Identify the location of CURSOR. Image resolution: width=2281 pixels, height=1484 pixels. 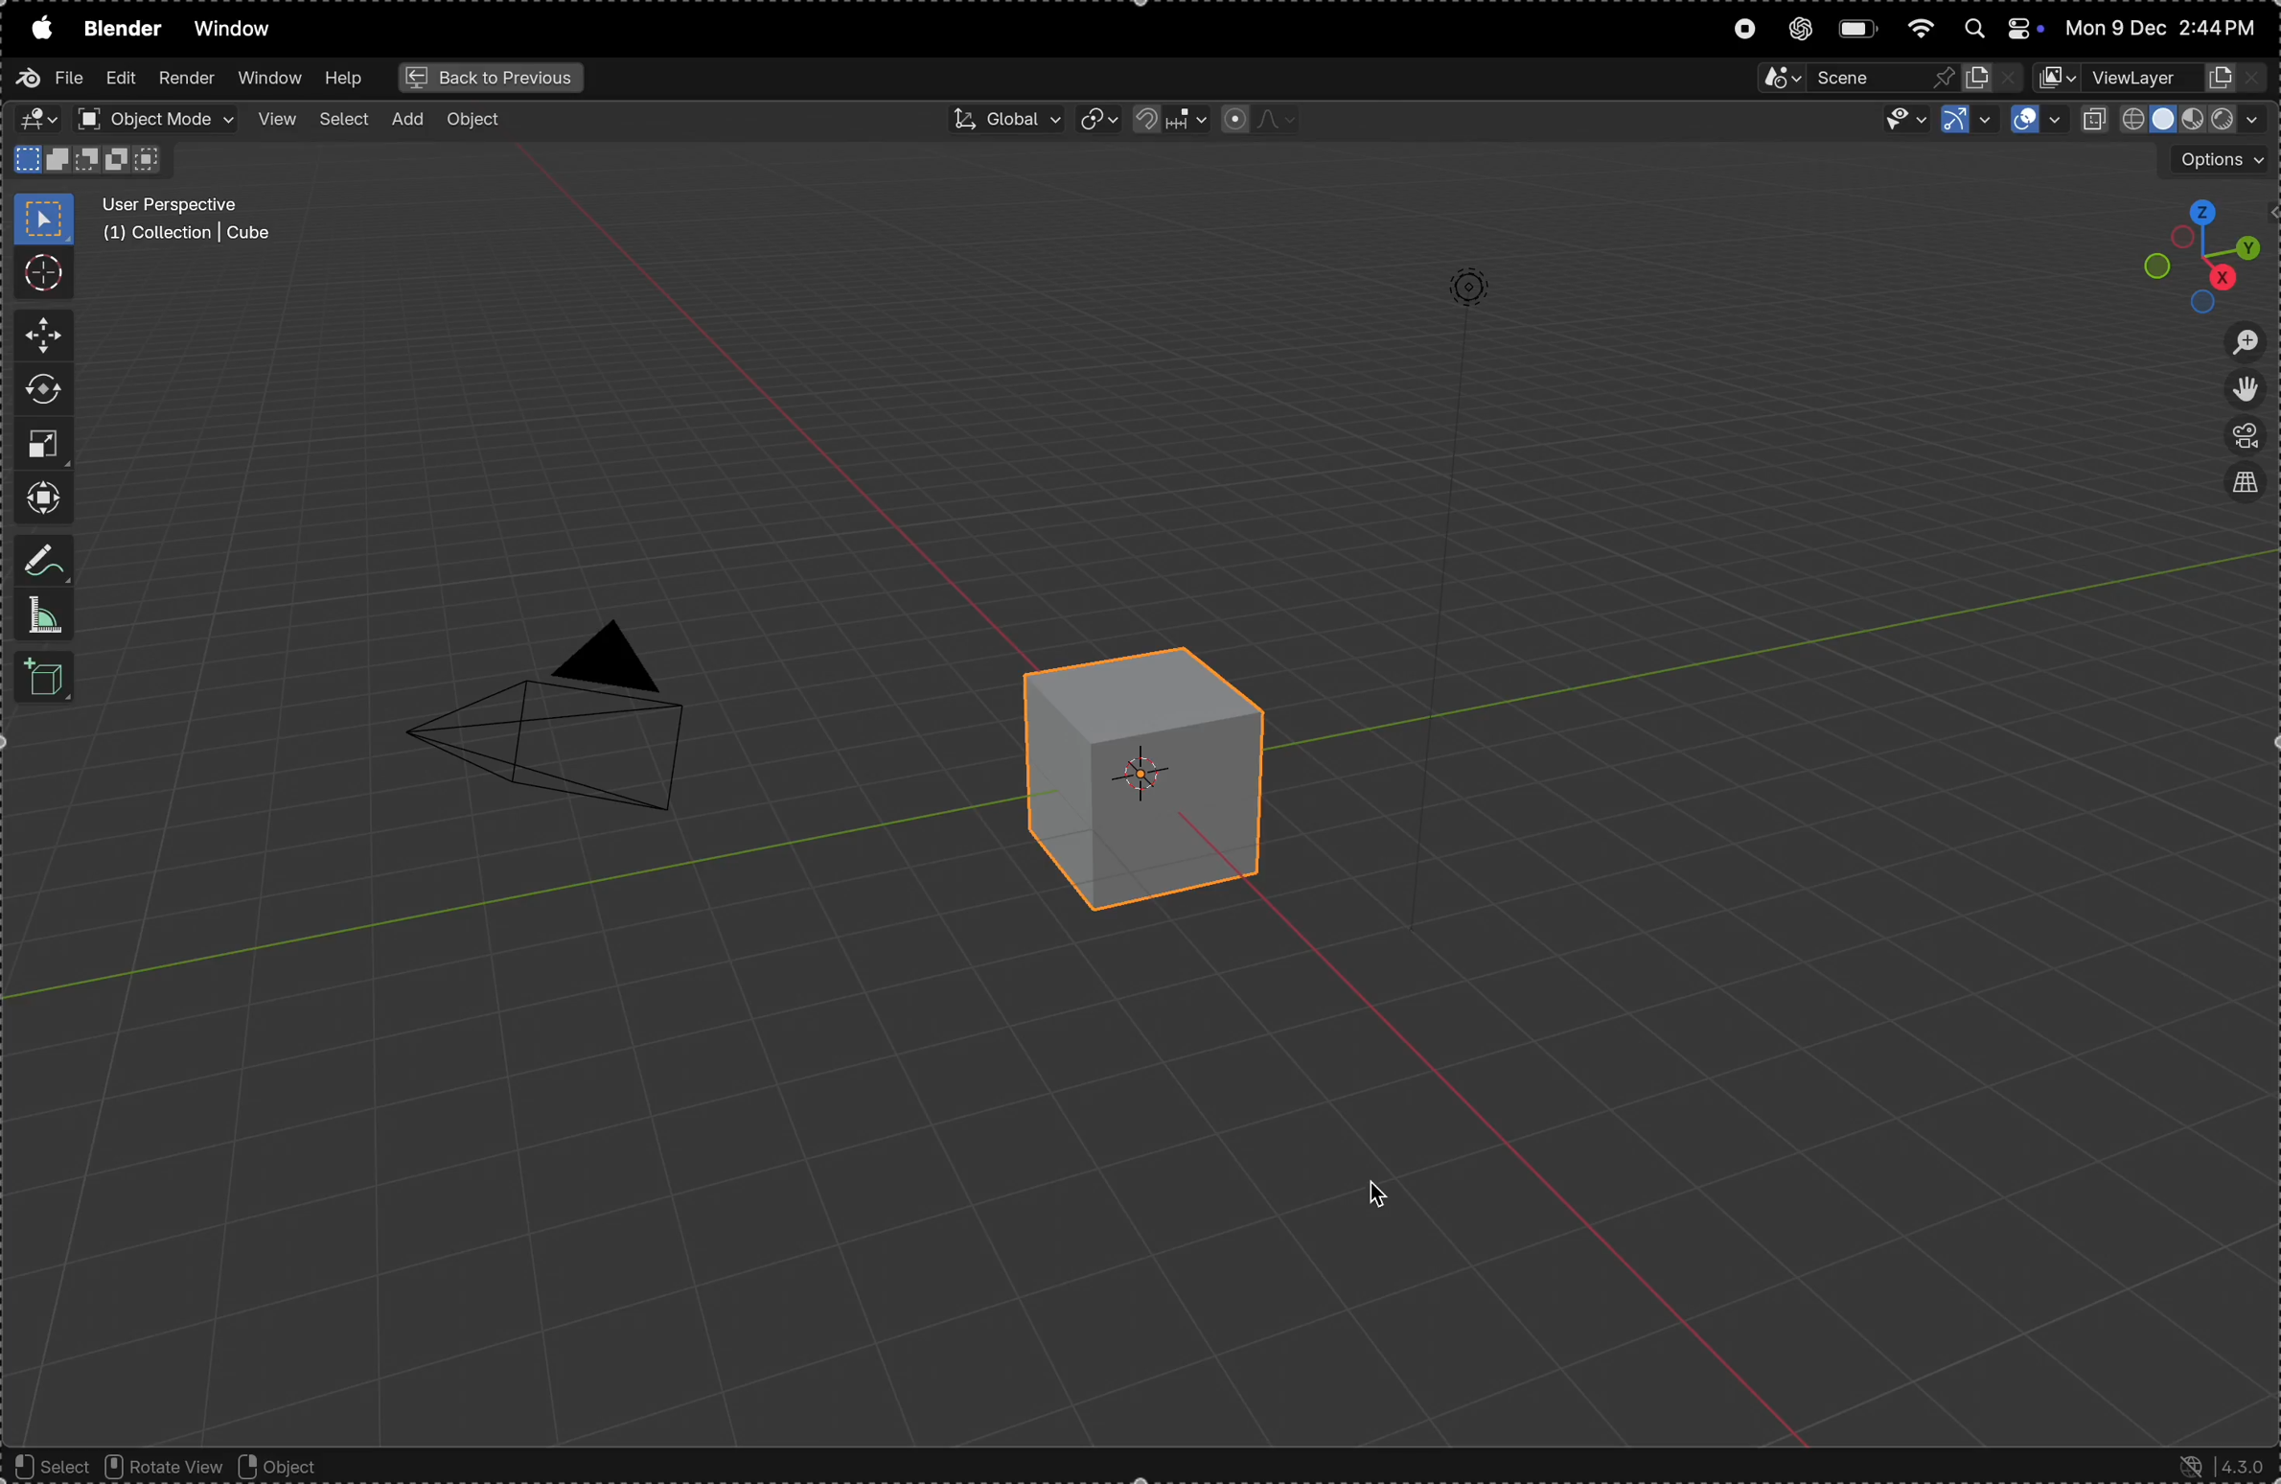
(1390, 1195).